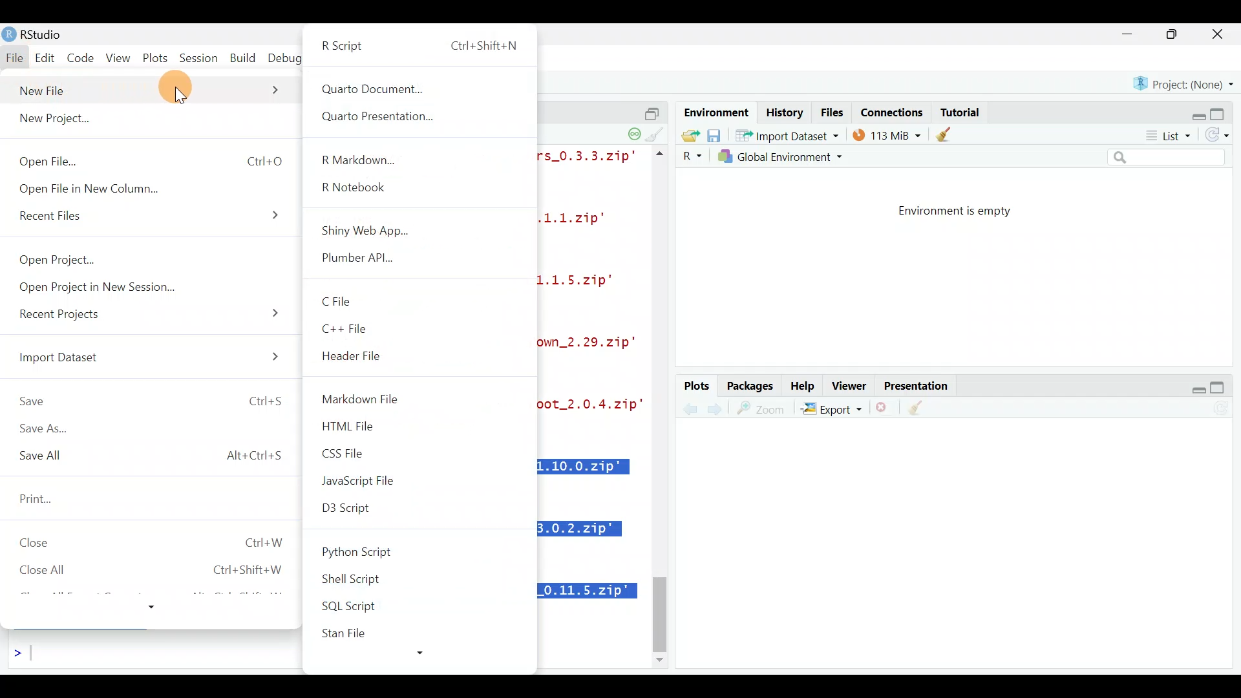 This screenshot has height=698, width=1241. Describe the element at coordinates (1224, 111) in the screenshot. I see `Maximize` at that location.